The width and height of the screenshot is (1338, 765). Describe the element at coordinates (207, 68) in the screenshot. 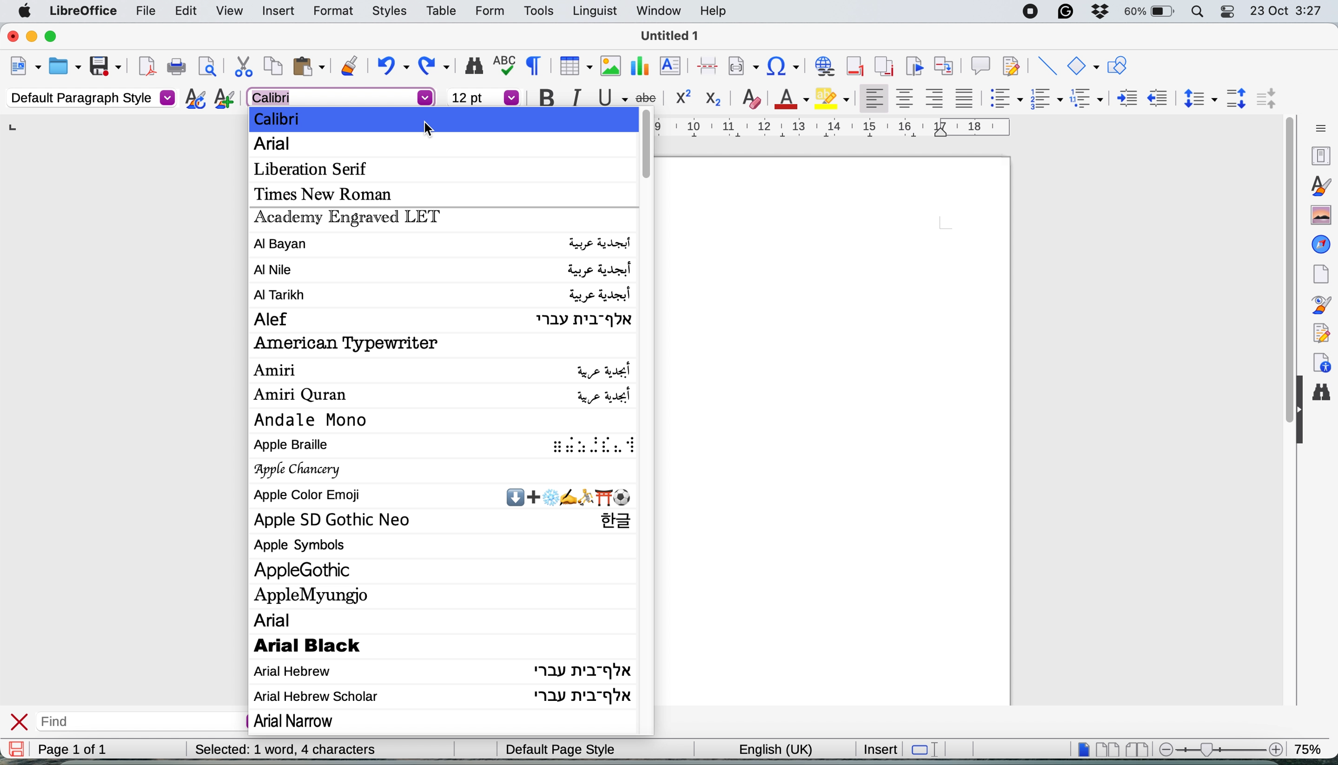

I see `print preview` at that location.